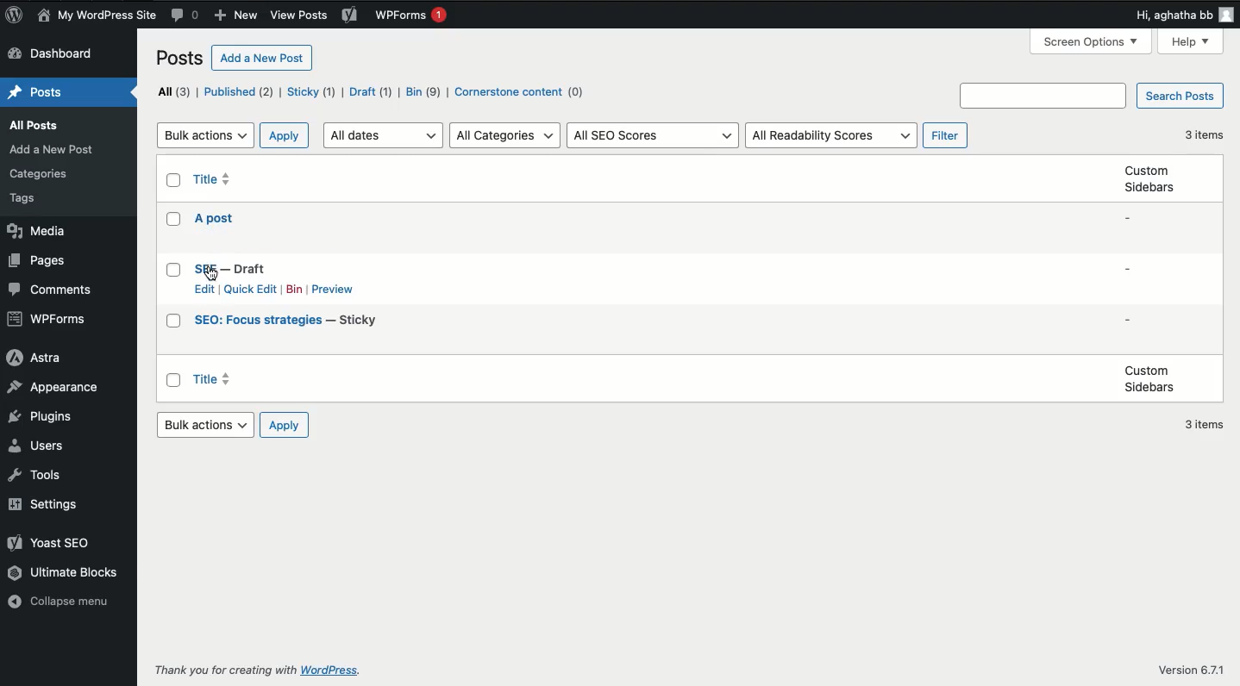 This screenshot has width=1240, height=686. Describe the element at coordinates (62, 573) in the screenshot. I see `Ultimate blocks` at that location.